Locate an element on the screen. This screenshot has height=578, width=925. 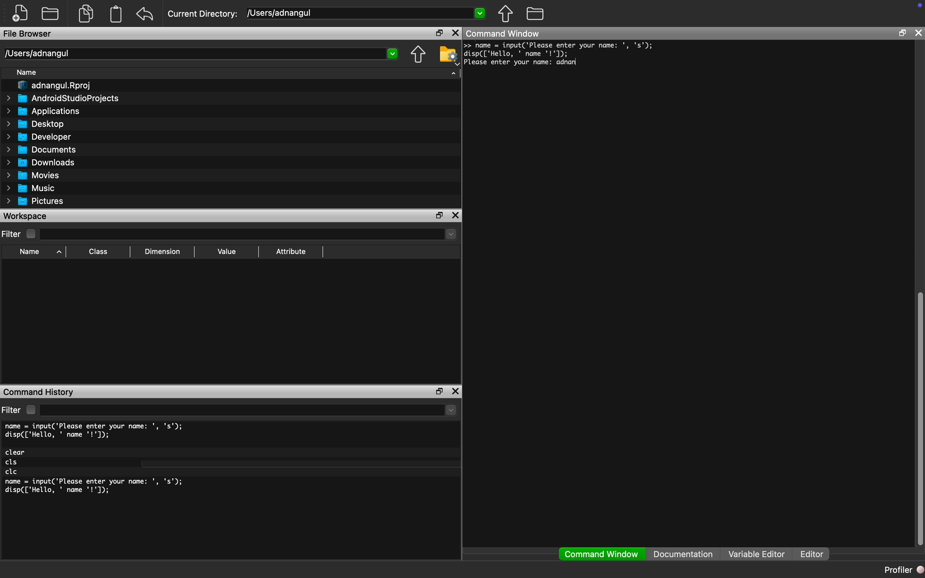
dropdown is located at coordinates (479, 12).